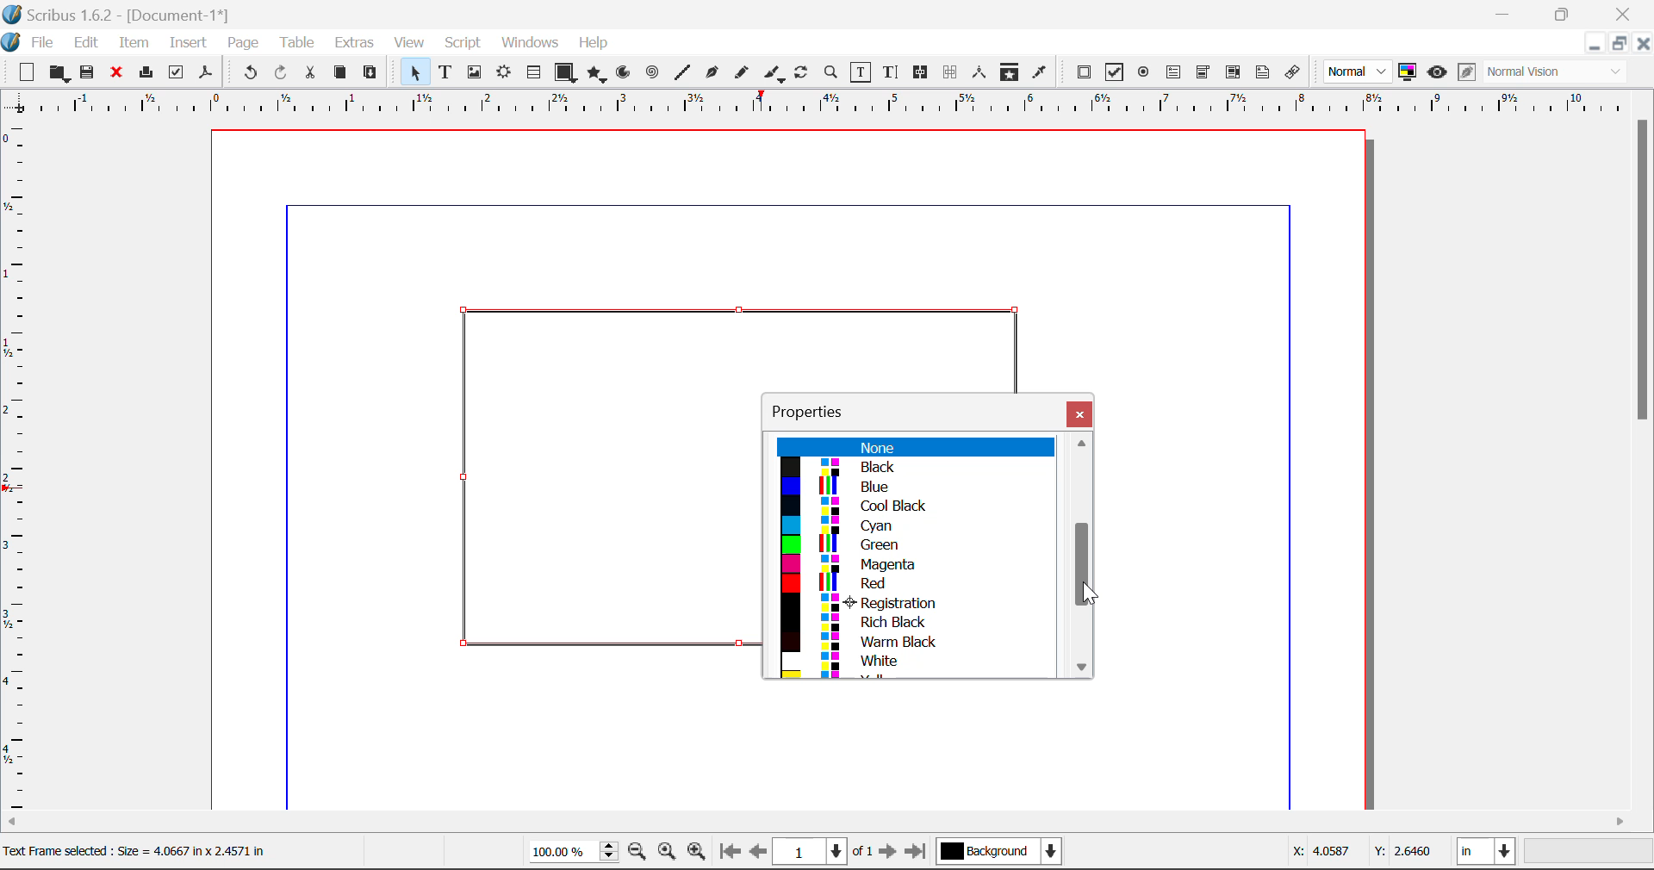 The width and height of the screenshot is (1654, 870). Describe the element at coordinates (1084, 71) in the screenshot. I see `Pdf Push Button` at that location.